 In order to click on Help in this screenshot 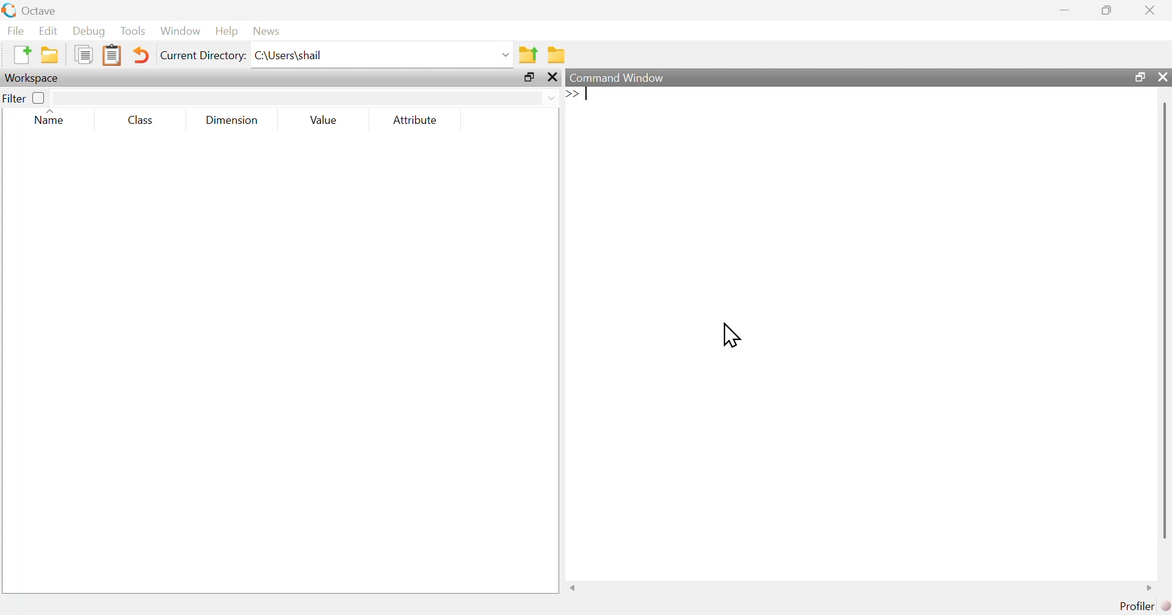, I will do `click(225, 32)`.